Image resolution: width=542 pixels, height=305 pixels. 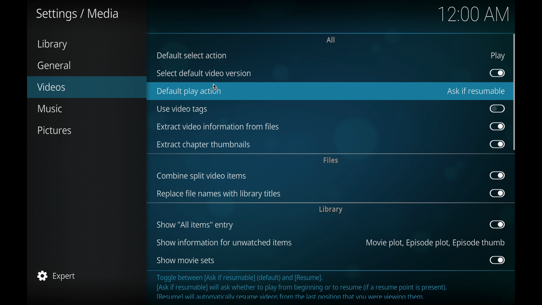 What do you see at coordinates (497, 193) in the screenshot?
I see `toggle button` at bounding box center [497, 193].